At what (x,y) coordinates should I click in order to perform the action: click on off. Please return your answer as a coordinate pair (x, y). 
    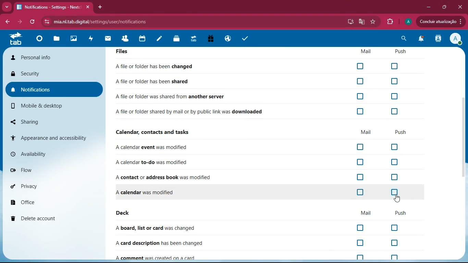
    Looking at the image, I should click on (396, 192).